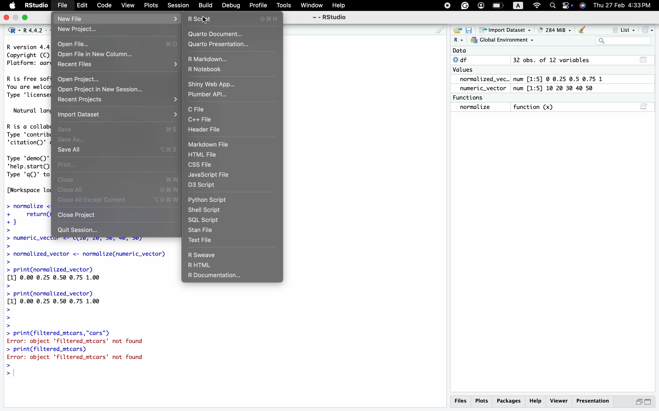  Describe the element at coordinates (517, 7) in the screenshot. I see `letter` at that location.